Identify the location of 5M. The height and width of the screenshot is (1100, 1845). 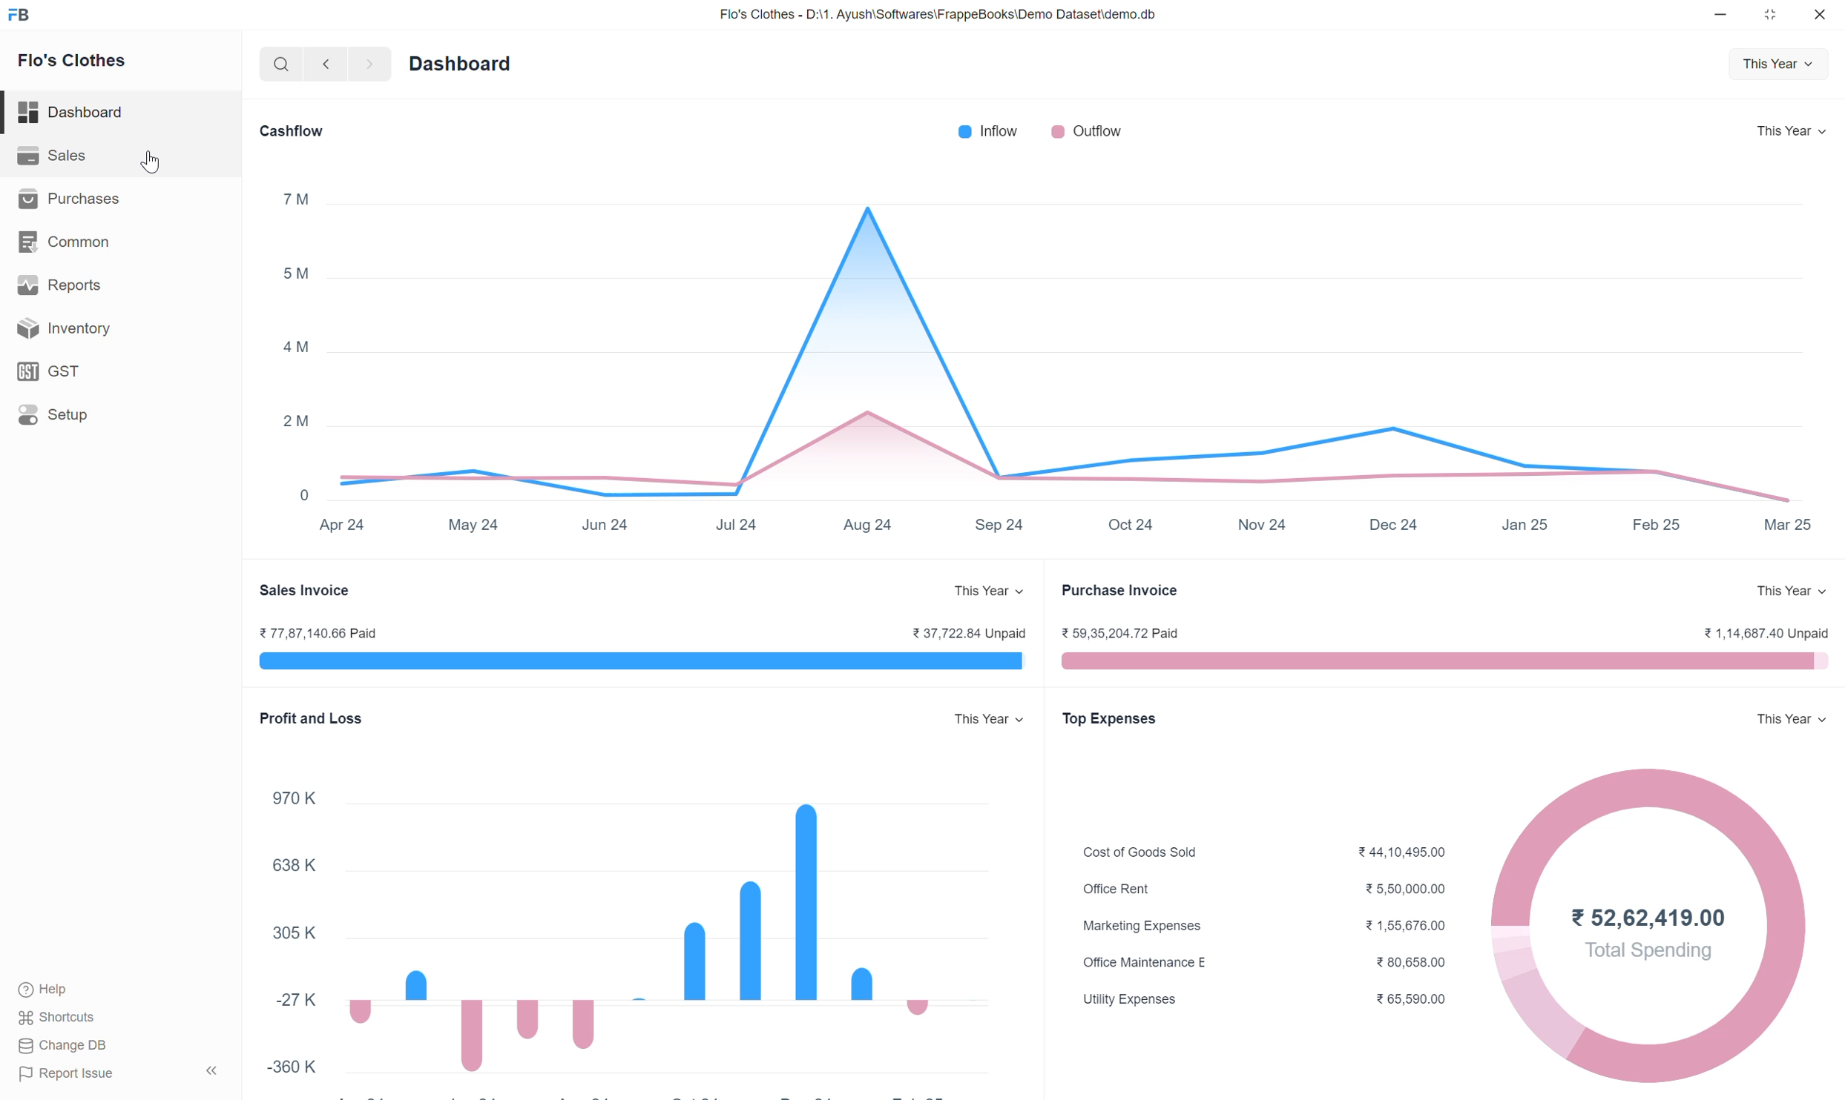
(289, 273).